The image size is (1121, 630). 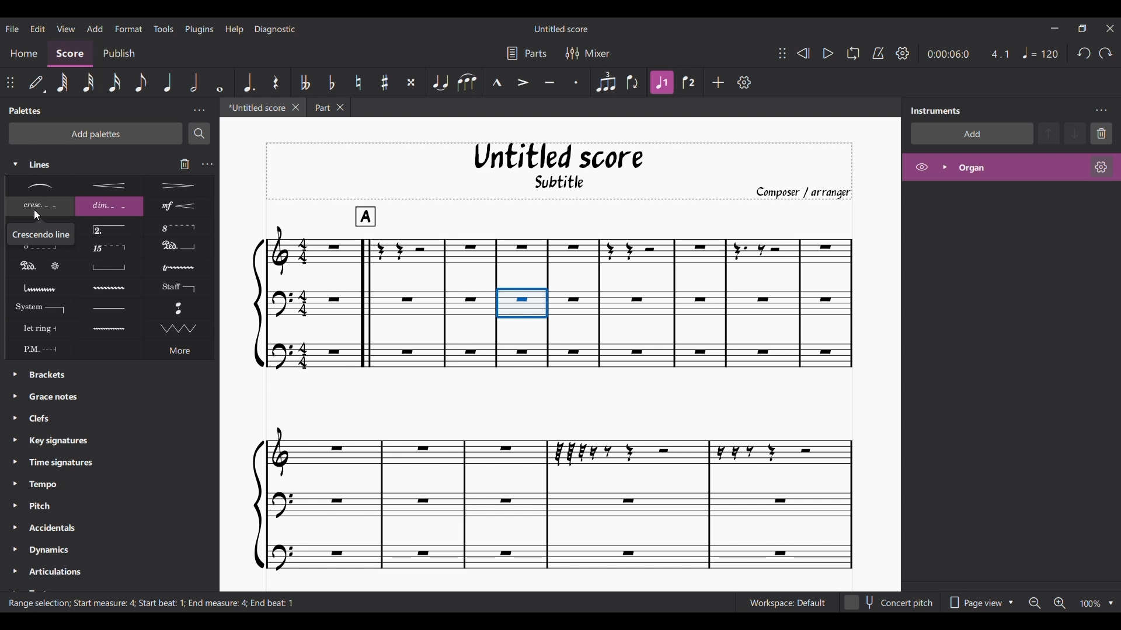 What do you see at coordinates (109, 268) in the screenshot?
I see `Options under Line palette` at bounding box center [109, 268].